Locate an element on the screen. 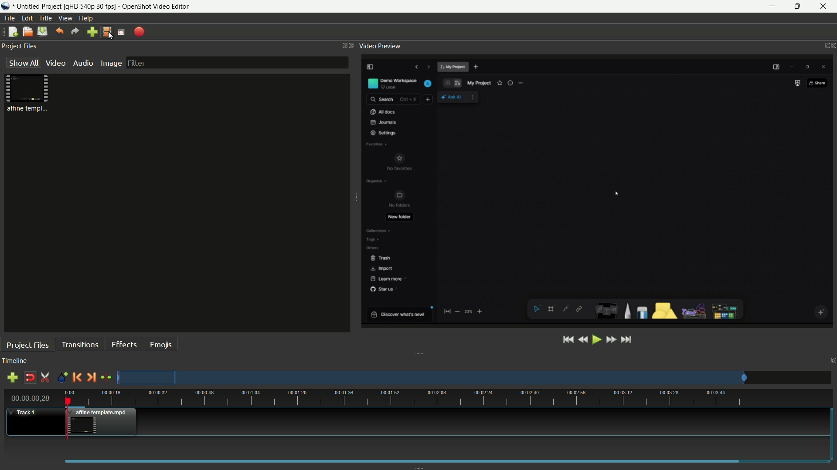 This screenshot has width=837, height=470. change layout is located at coordinates (341, 45).